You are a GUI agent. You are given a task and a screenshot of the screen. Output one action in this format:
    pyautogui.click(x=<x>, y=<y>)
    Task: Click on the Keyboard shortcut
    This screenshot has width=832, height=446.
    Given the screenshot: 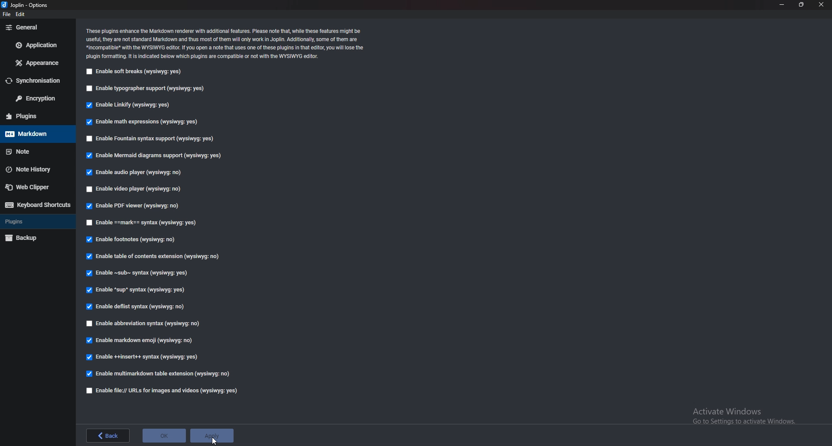 What is the action you would take?
    pyautogui.click(x=37, y=205)
    